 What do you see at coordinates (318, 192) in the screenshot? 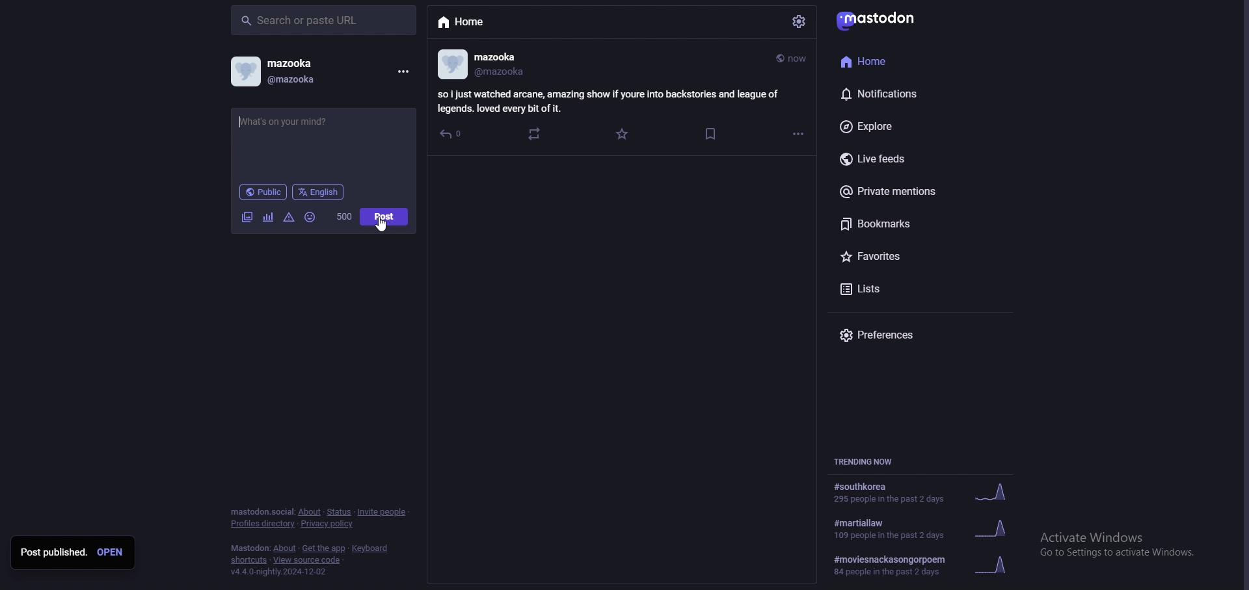
I see `language` at bounding box center [318, 192].